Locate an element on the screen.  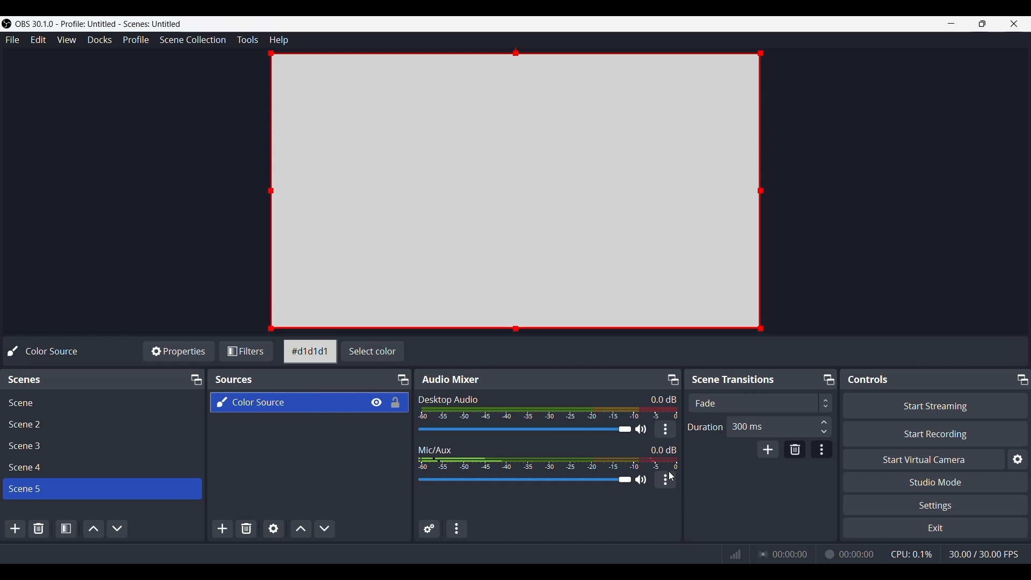
Text is located at coordinates (868, 379).